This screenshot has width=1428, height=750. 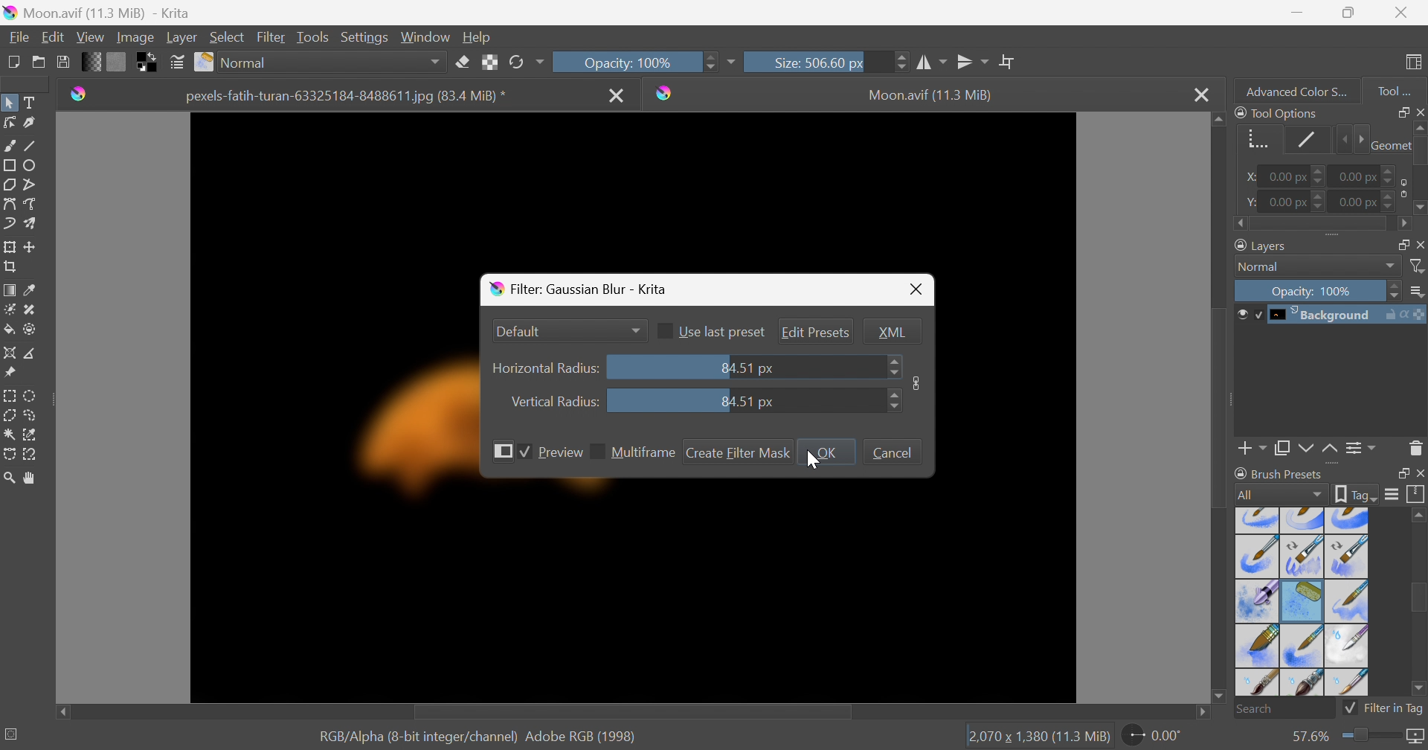 I want to click on y:, so click(x=1249, y=202).